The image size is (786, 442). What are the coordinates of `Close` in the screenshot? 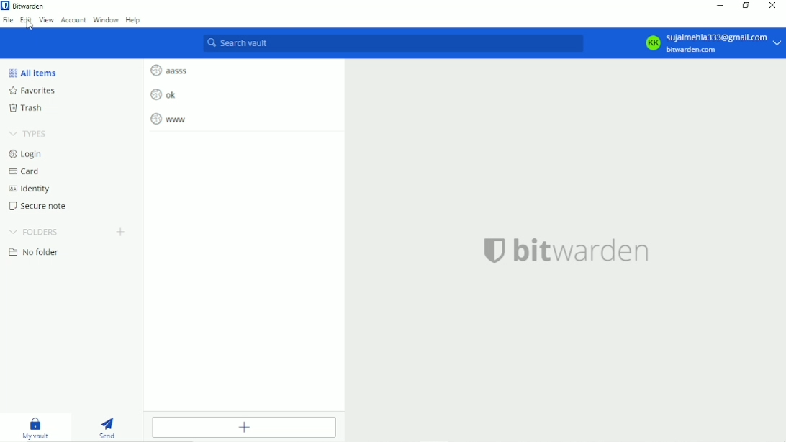 It's located at (773, 6).